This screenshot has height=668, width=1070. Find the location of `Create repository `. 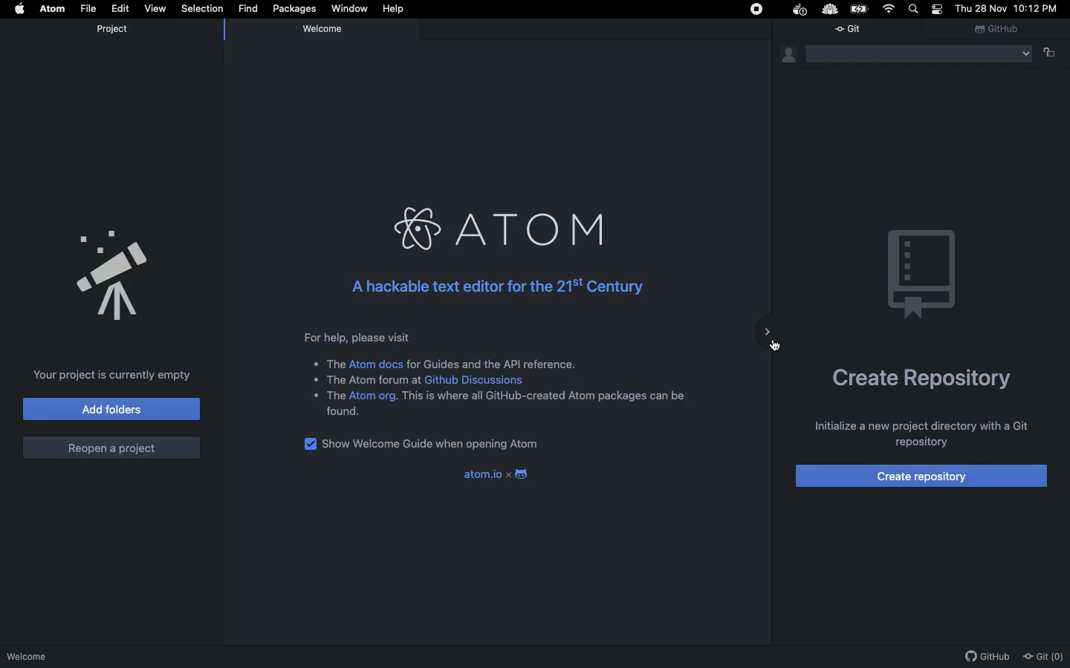

Create repository  is located at coordinates (921, 475).